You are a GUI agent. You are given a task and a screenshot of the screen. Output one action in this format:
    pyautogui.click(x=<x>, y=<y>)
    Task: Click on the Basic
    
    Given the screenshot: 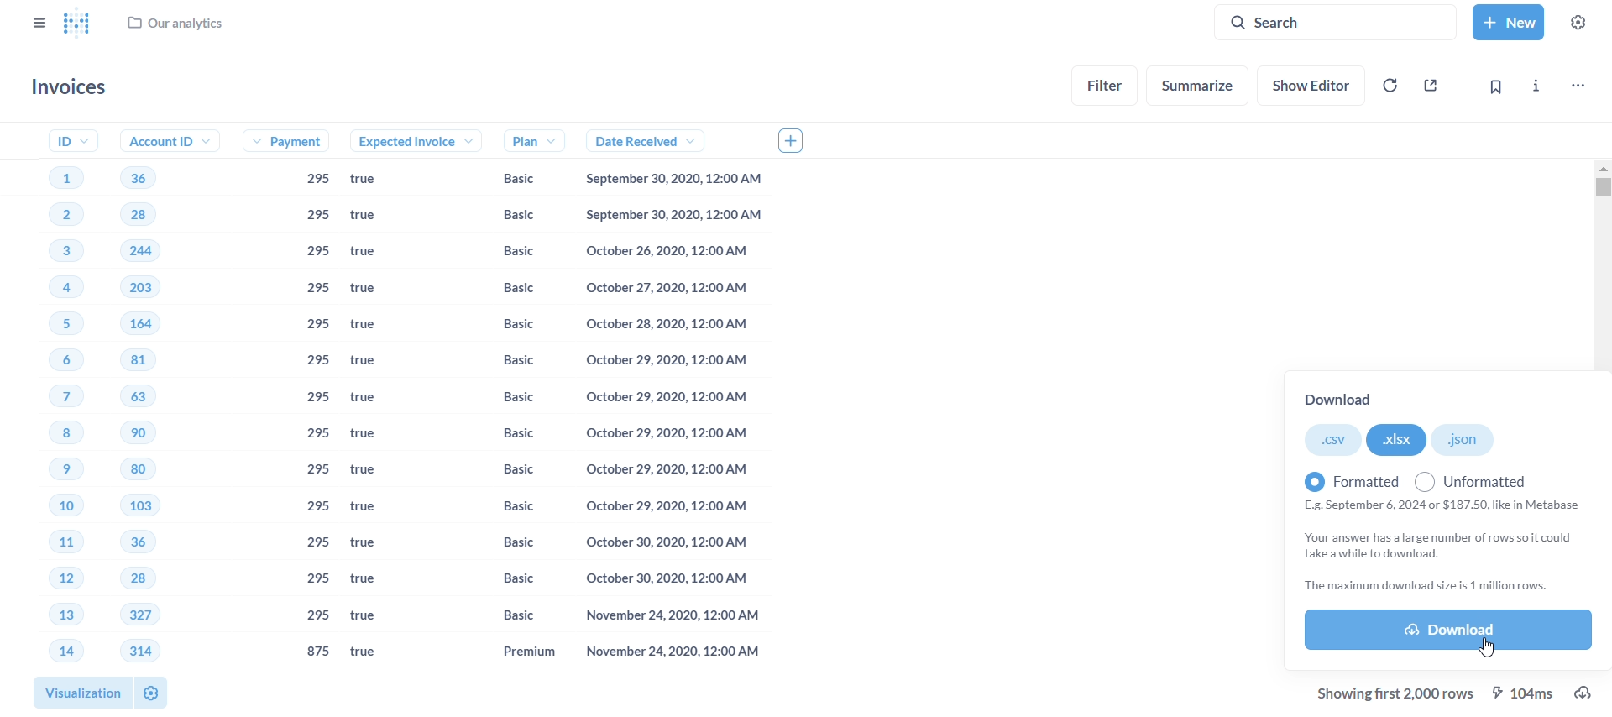 What is the action you would take?
    pyautogui.click(x=505, y=252)
    